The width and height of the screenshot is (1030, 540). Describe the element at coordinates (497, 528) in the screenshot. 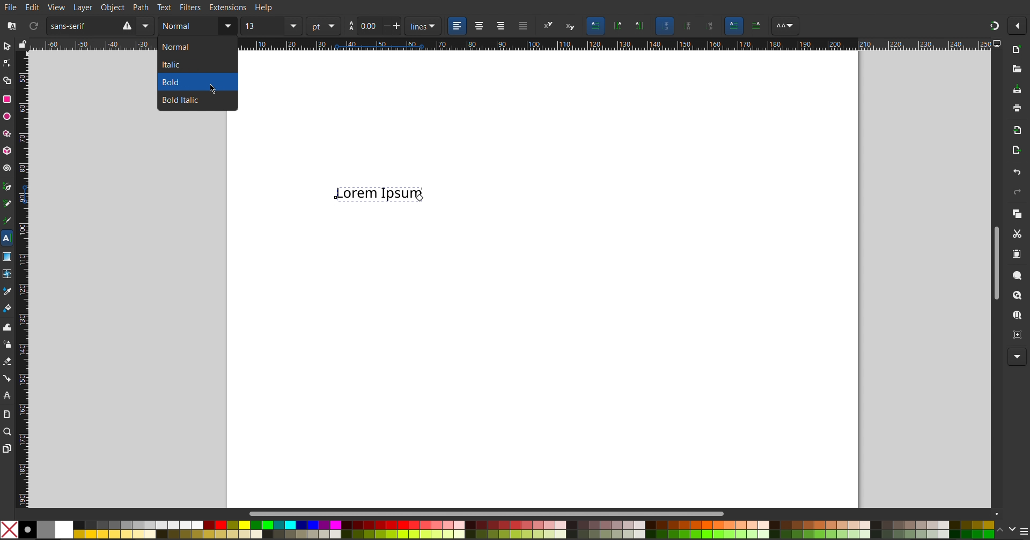

I see `Color` at that location.